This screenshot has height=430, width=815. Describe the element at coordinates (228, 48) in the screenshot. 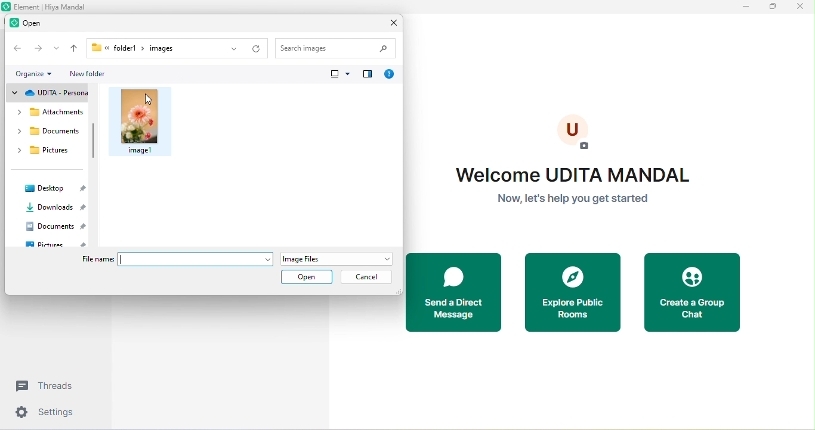

I see `previous location` at that location.